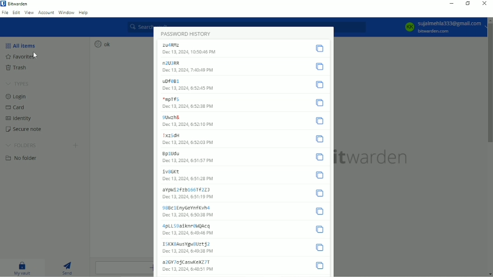 This screenshot has height=277, width=493. Describe the element at coordinates (68, 268) in the screenshot. I see `Send` at that location.